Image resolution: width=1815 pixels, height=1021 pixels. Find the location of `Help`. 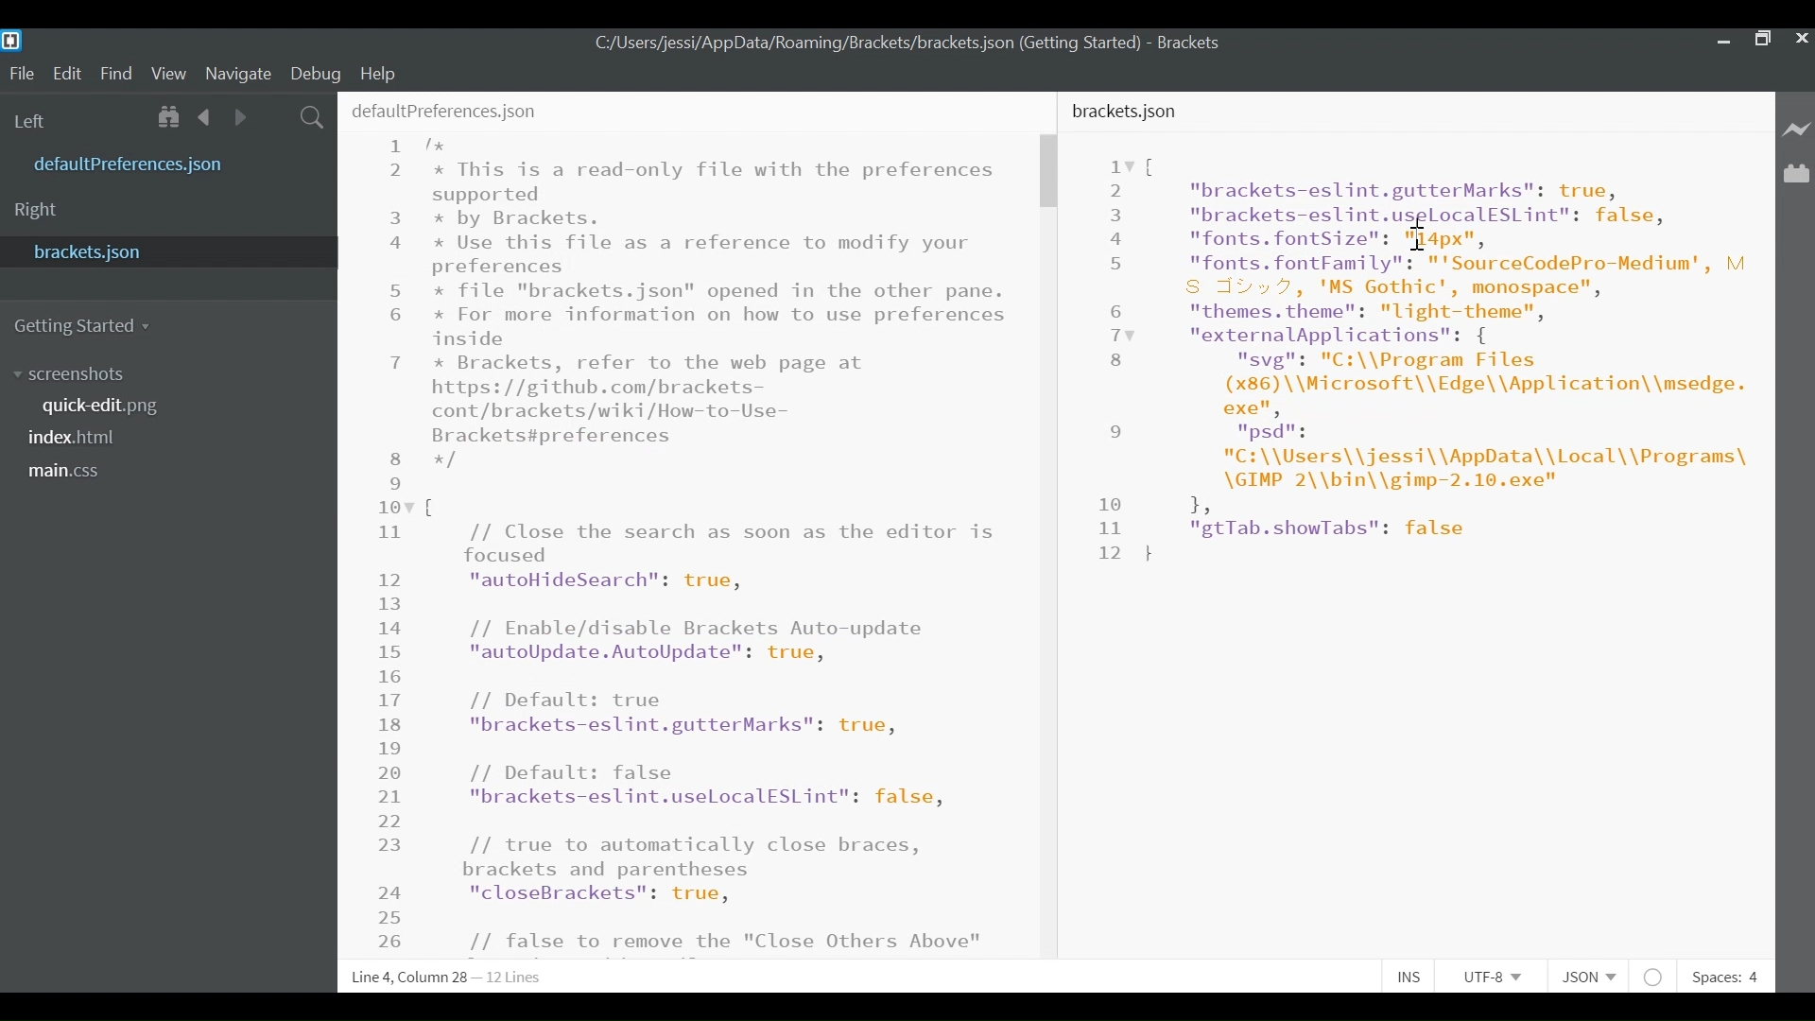

Help is located at coordinates (381, 73).